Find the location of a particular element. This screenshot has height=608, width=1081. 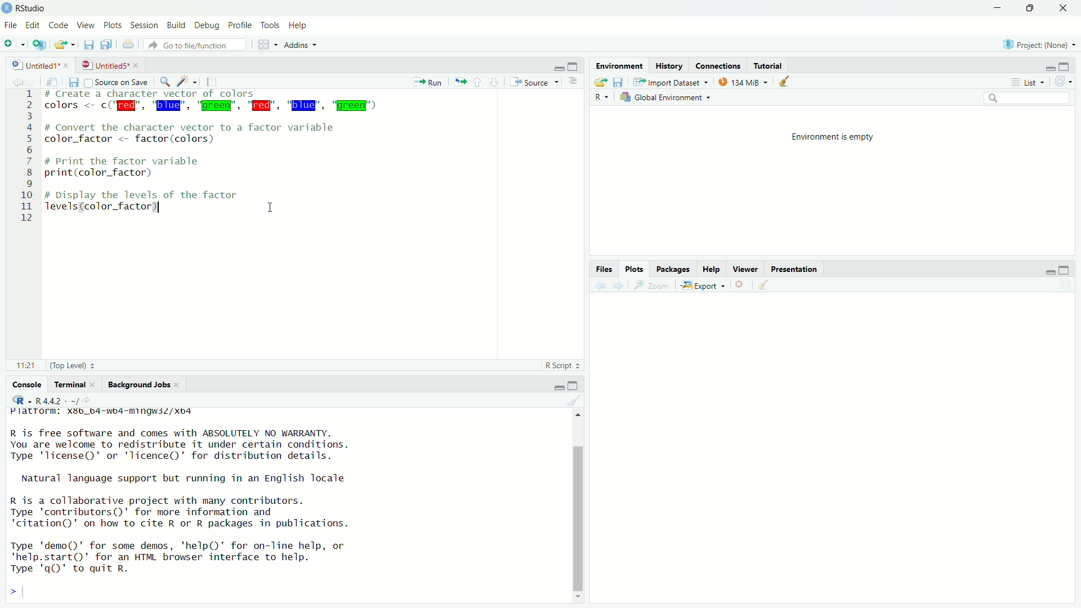

session is located at coordinates (145, 25).